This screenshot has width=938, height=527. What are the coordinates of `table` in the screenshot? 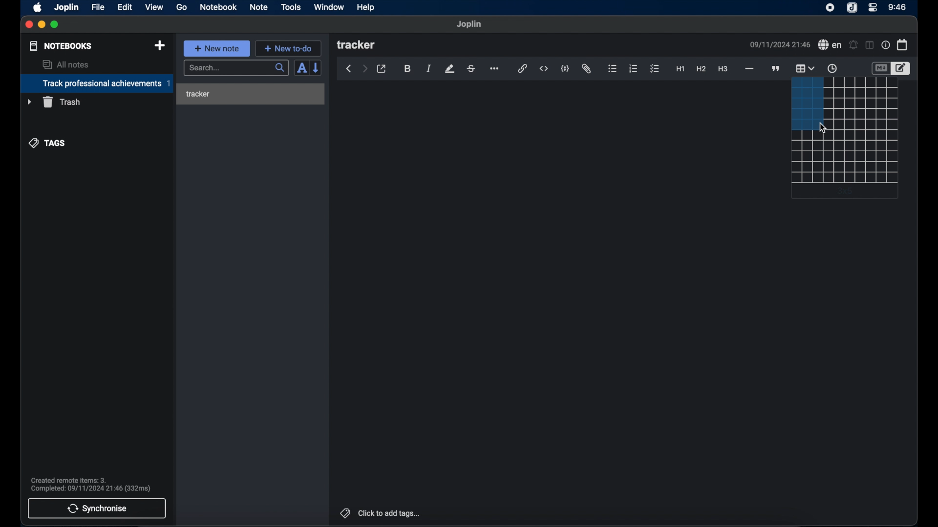 It's located at (844, 158).